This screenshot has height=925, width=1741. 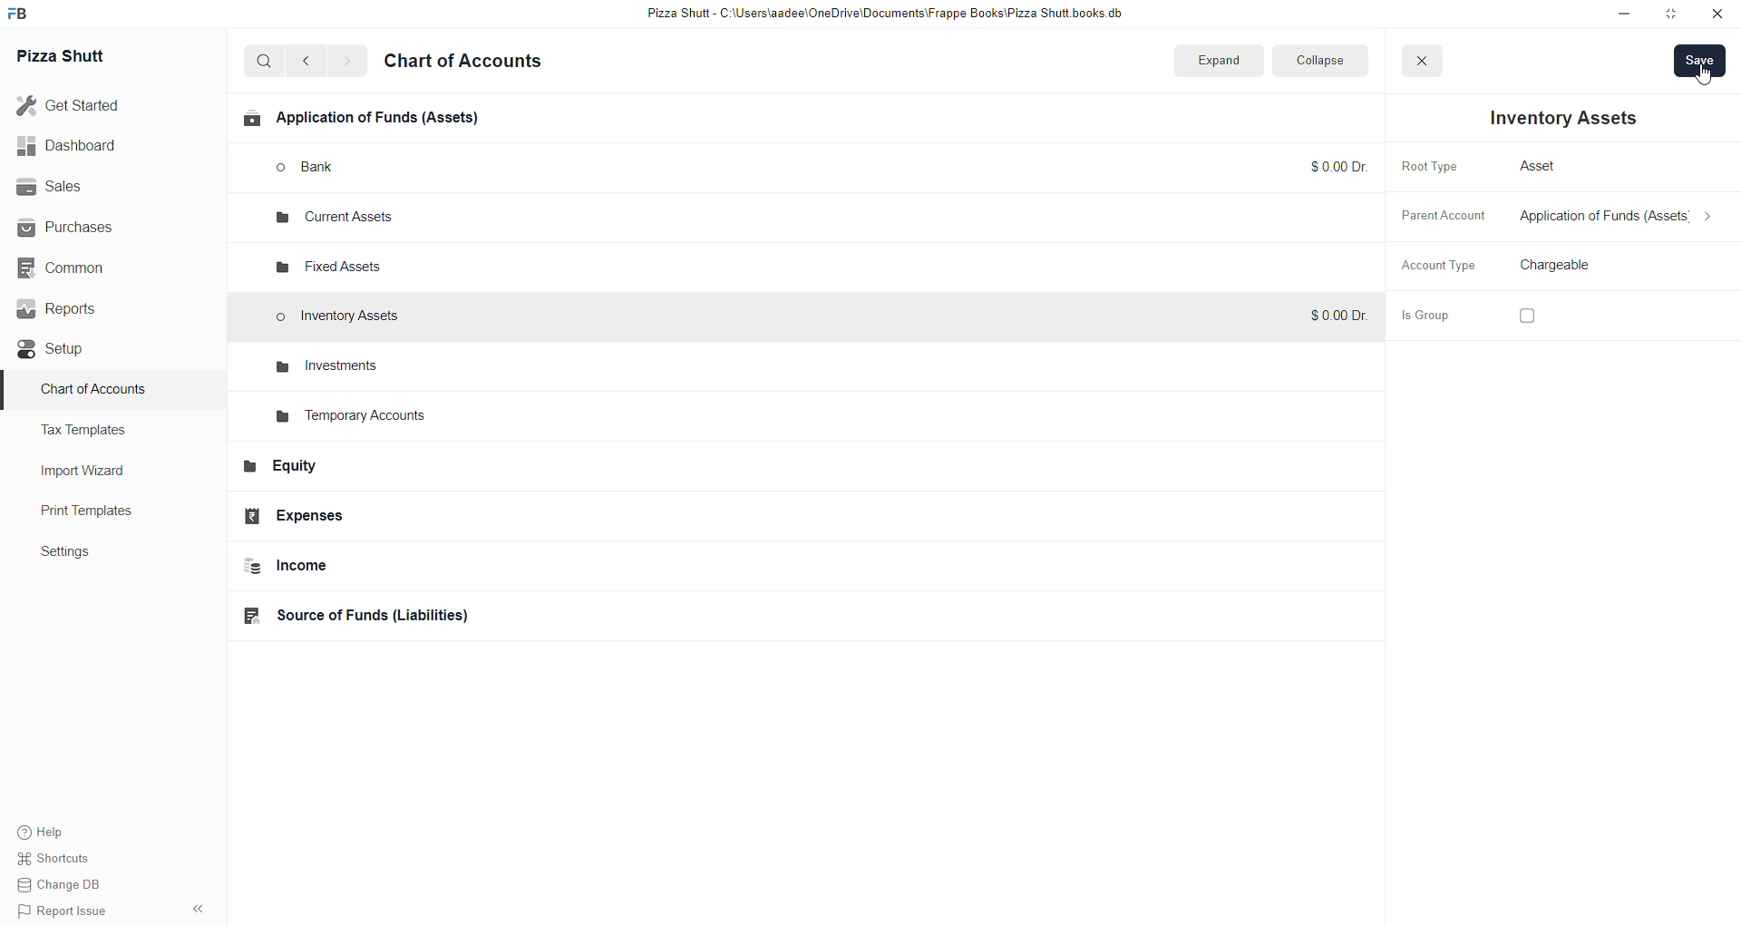 What do you see at coordinates (79, 105) in the screenshot?
I see `Get started ` at bounding box center [79, 105].